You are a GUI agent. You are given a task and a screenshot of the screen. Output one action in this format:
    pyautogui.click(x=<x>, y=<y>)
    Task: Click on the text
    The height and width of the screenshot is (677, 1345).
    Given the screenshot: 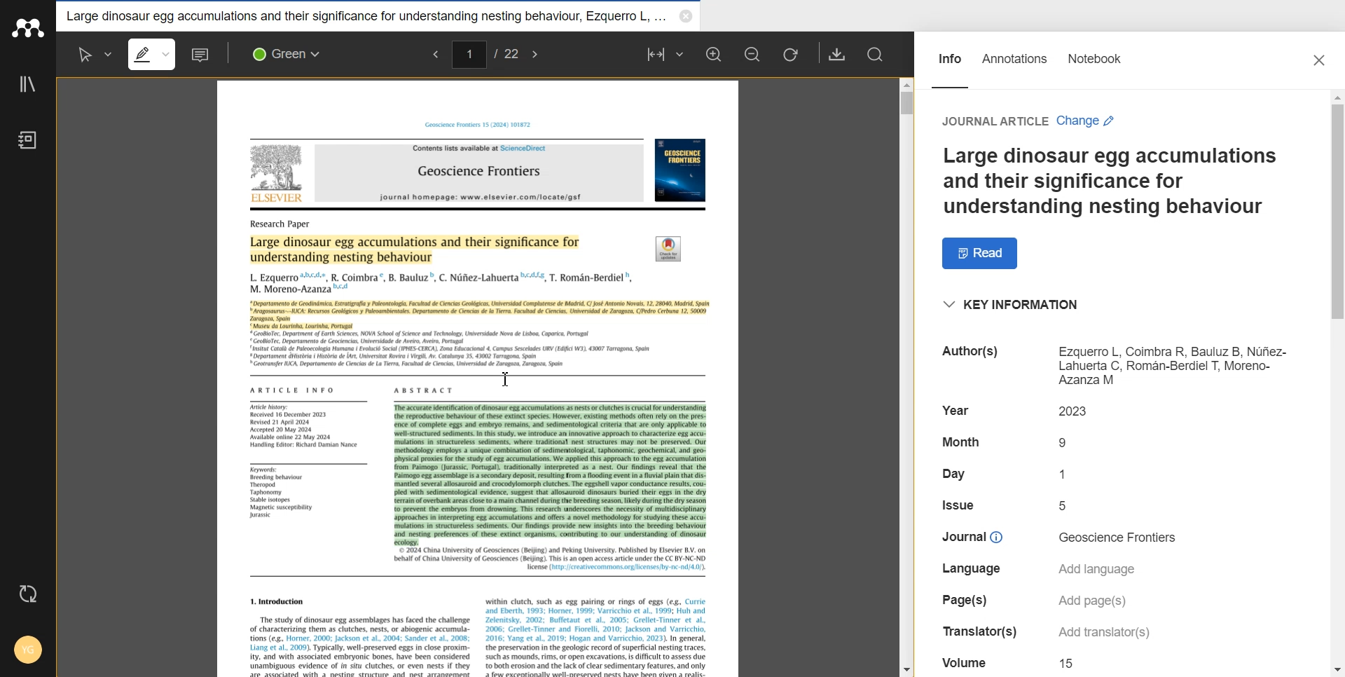 What is the action you would take?
    pyautogui.click(x=965, y=599)
    